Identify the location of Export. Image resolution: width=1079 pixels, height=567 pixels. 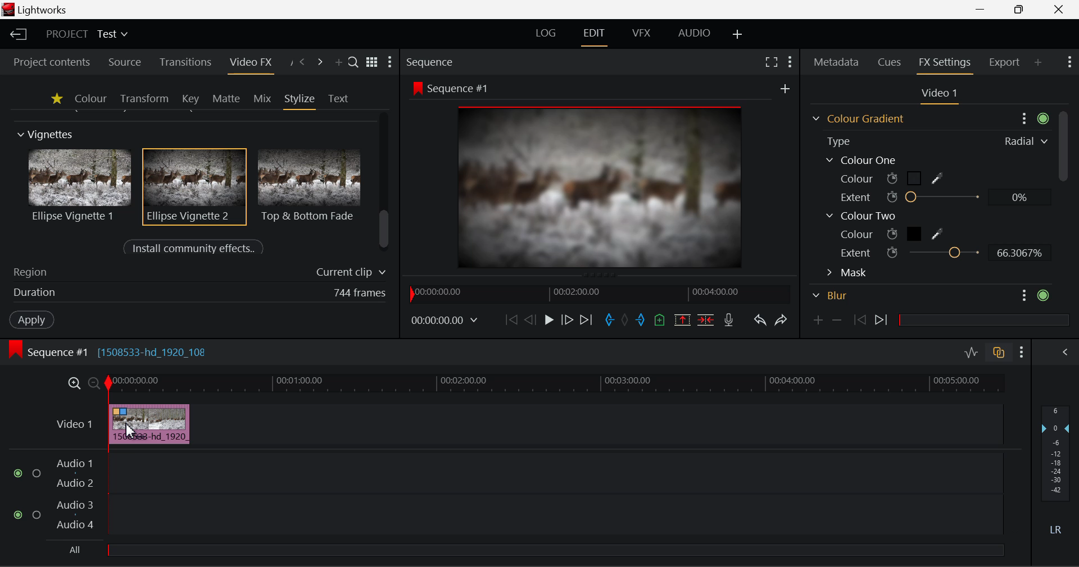
(1004, 60).